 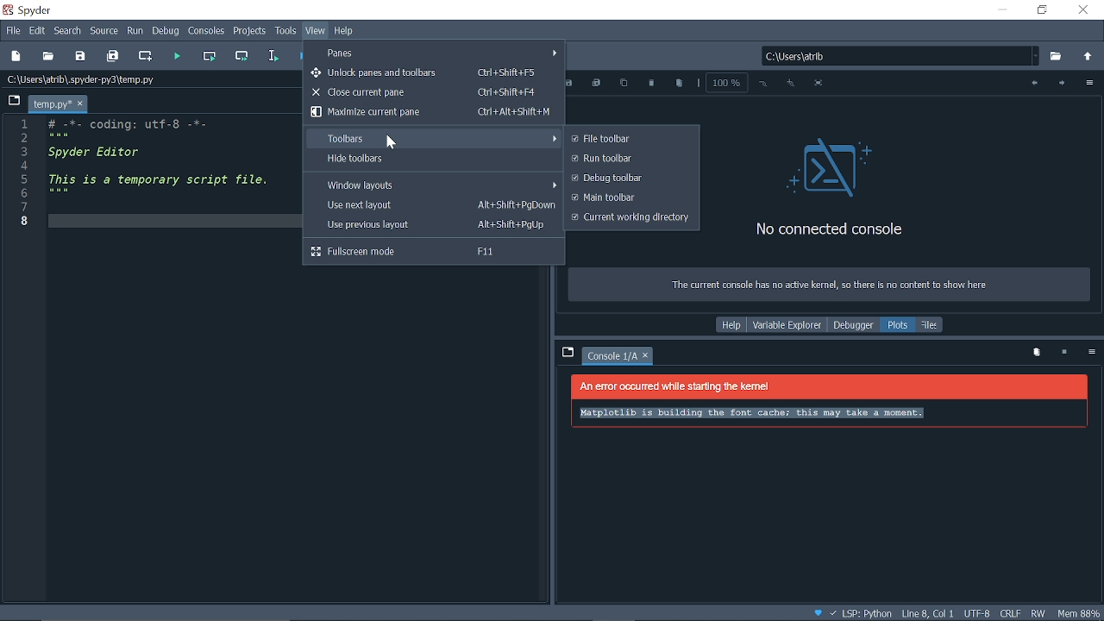 What do you see at coordinates (1085, 11) in the screenshot?
I see `Close` at bounding box center [1085, 11].